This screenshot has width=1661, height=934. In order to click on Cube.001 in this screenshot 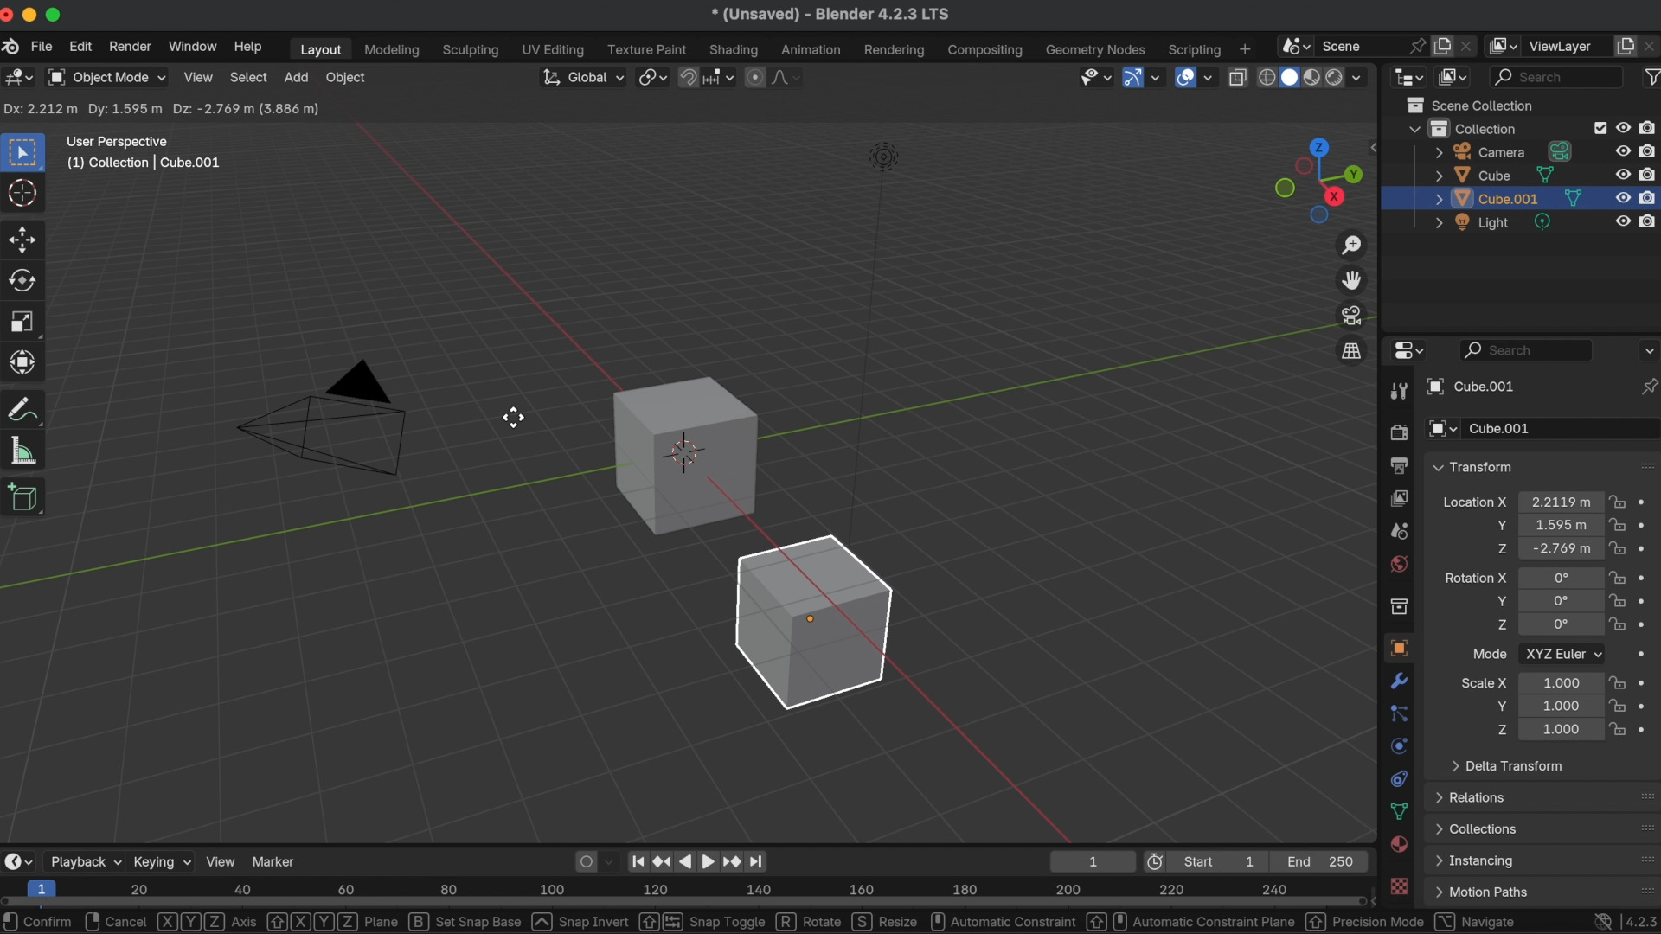, I will do `click(1562, 429)`.